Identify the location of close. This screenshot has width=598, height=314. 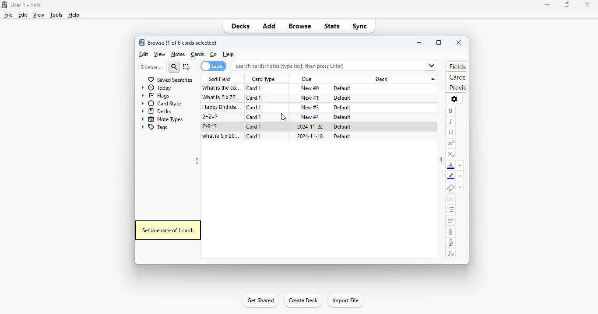
(459, 42).